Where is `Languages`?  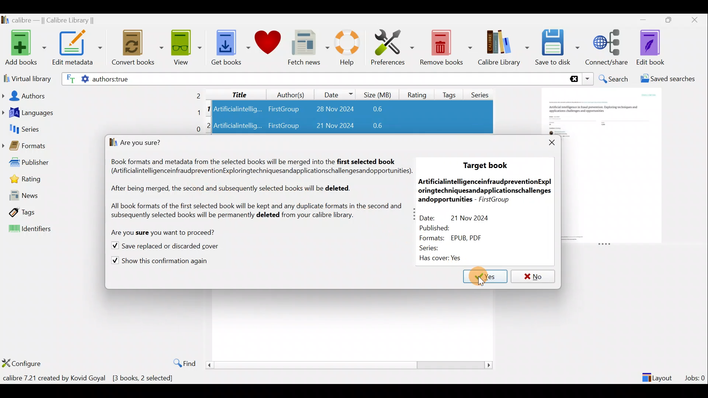 Languages is located at coordinates (102, 114).